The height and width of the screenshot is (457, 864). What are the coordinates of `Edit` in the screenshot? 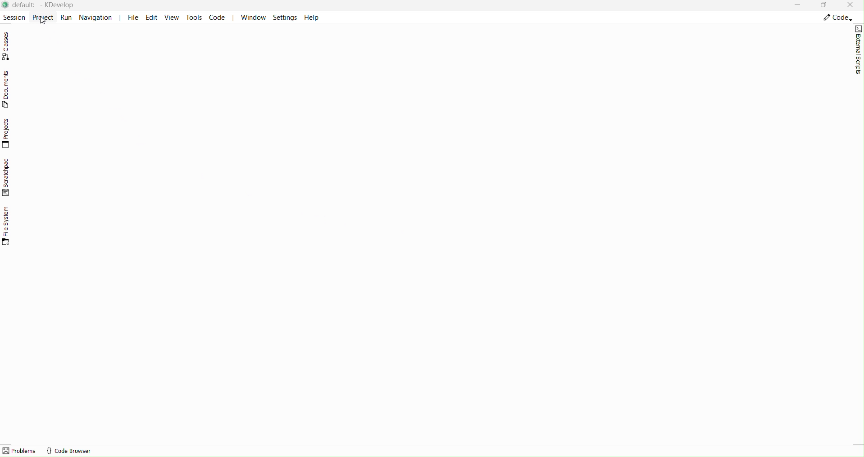 It's located at (154, 18).